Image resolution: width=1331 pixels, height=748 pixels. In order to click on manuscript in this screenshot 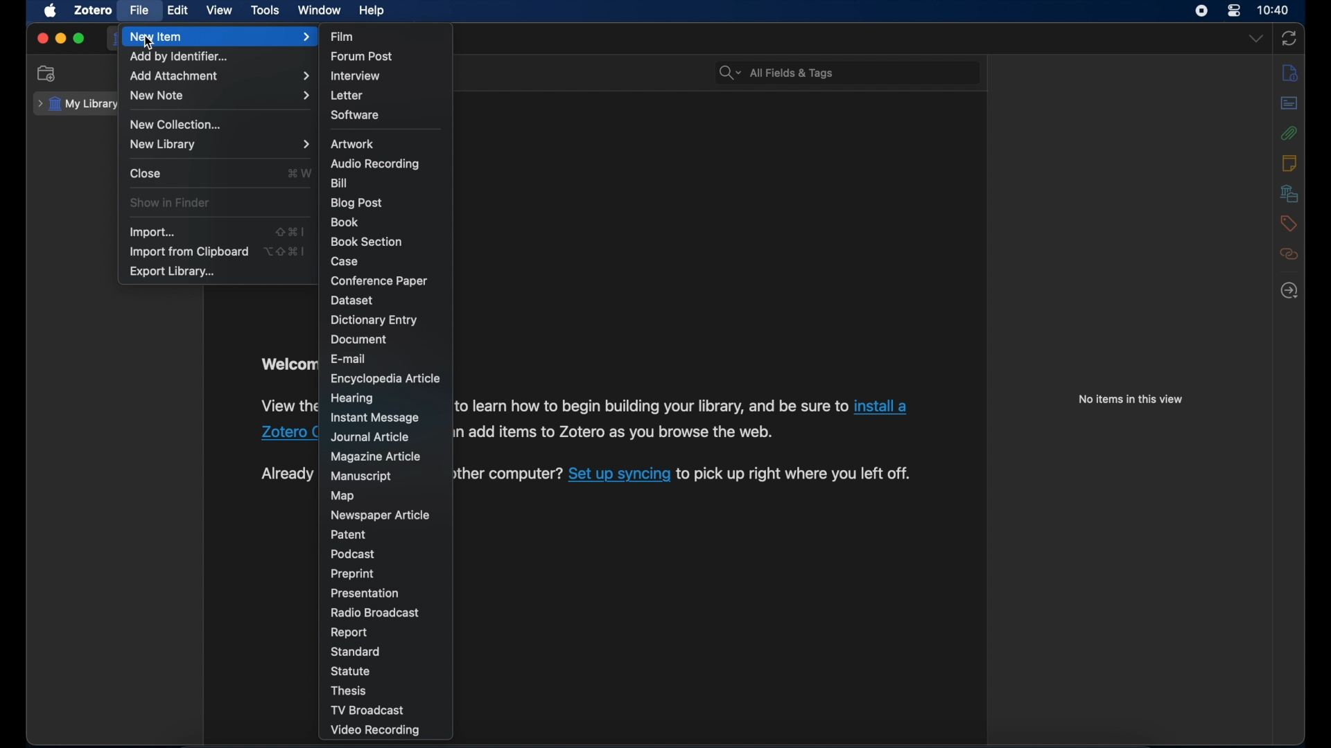, I will do `click(360, 477)`.